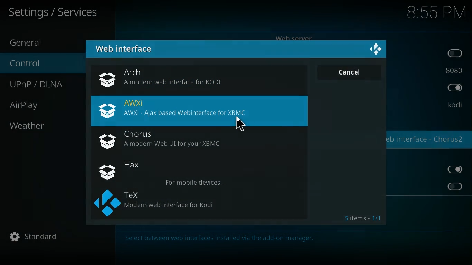 The height and width of the screenshot is (265, 472). I want to click on off, so click(456, 53).